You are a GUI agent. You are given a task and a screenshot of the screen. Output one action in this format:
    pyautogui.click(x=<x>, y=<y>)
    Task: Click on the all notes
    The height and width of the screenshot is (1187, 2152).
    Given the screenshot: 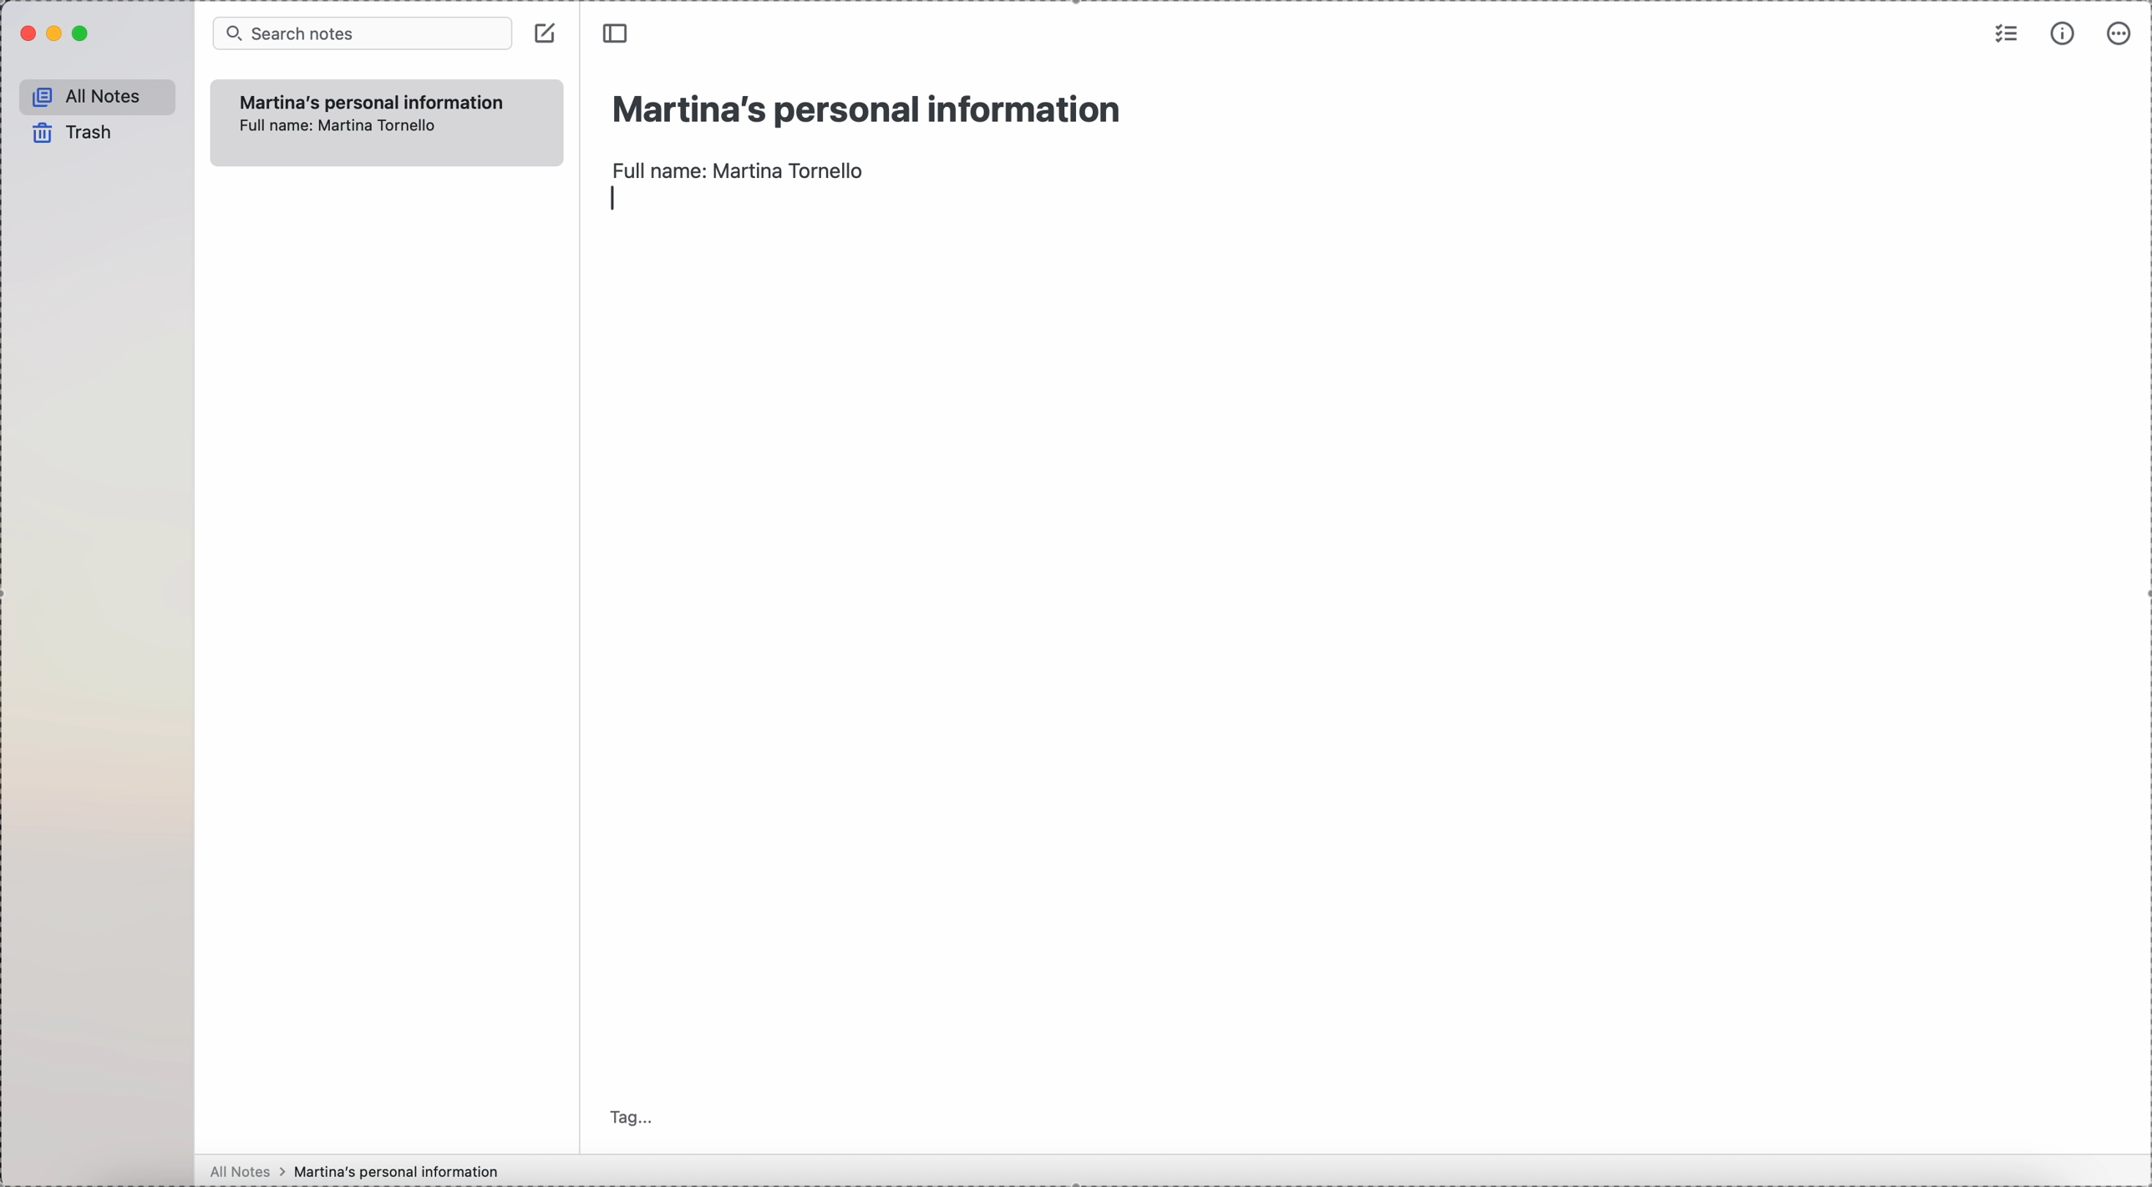 What is the action you would take?
    pyautogui.click(x=96, y=96)
    